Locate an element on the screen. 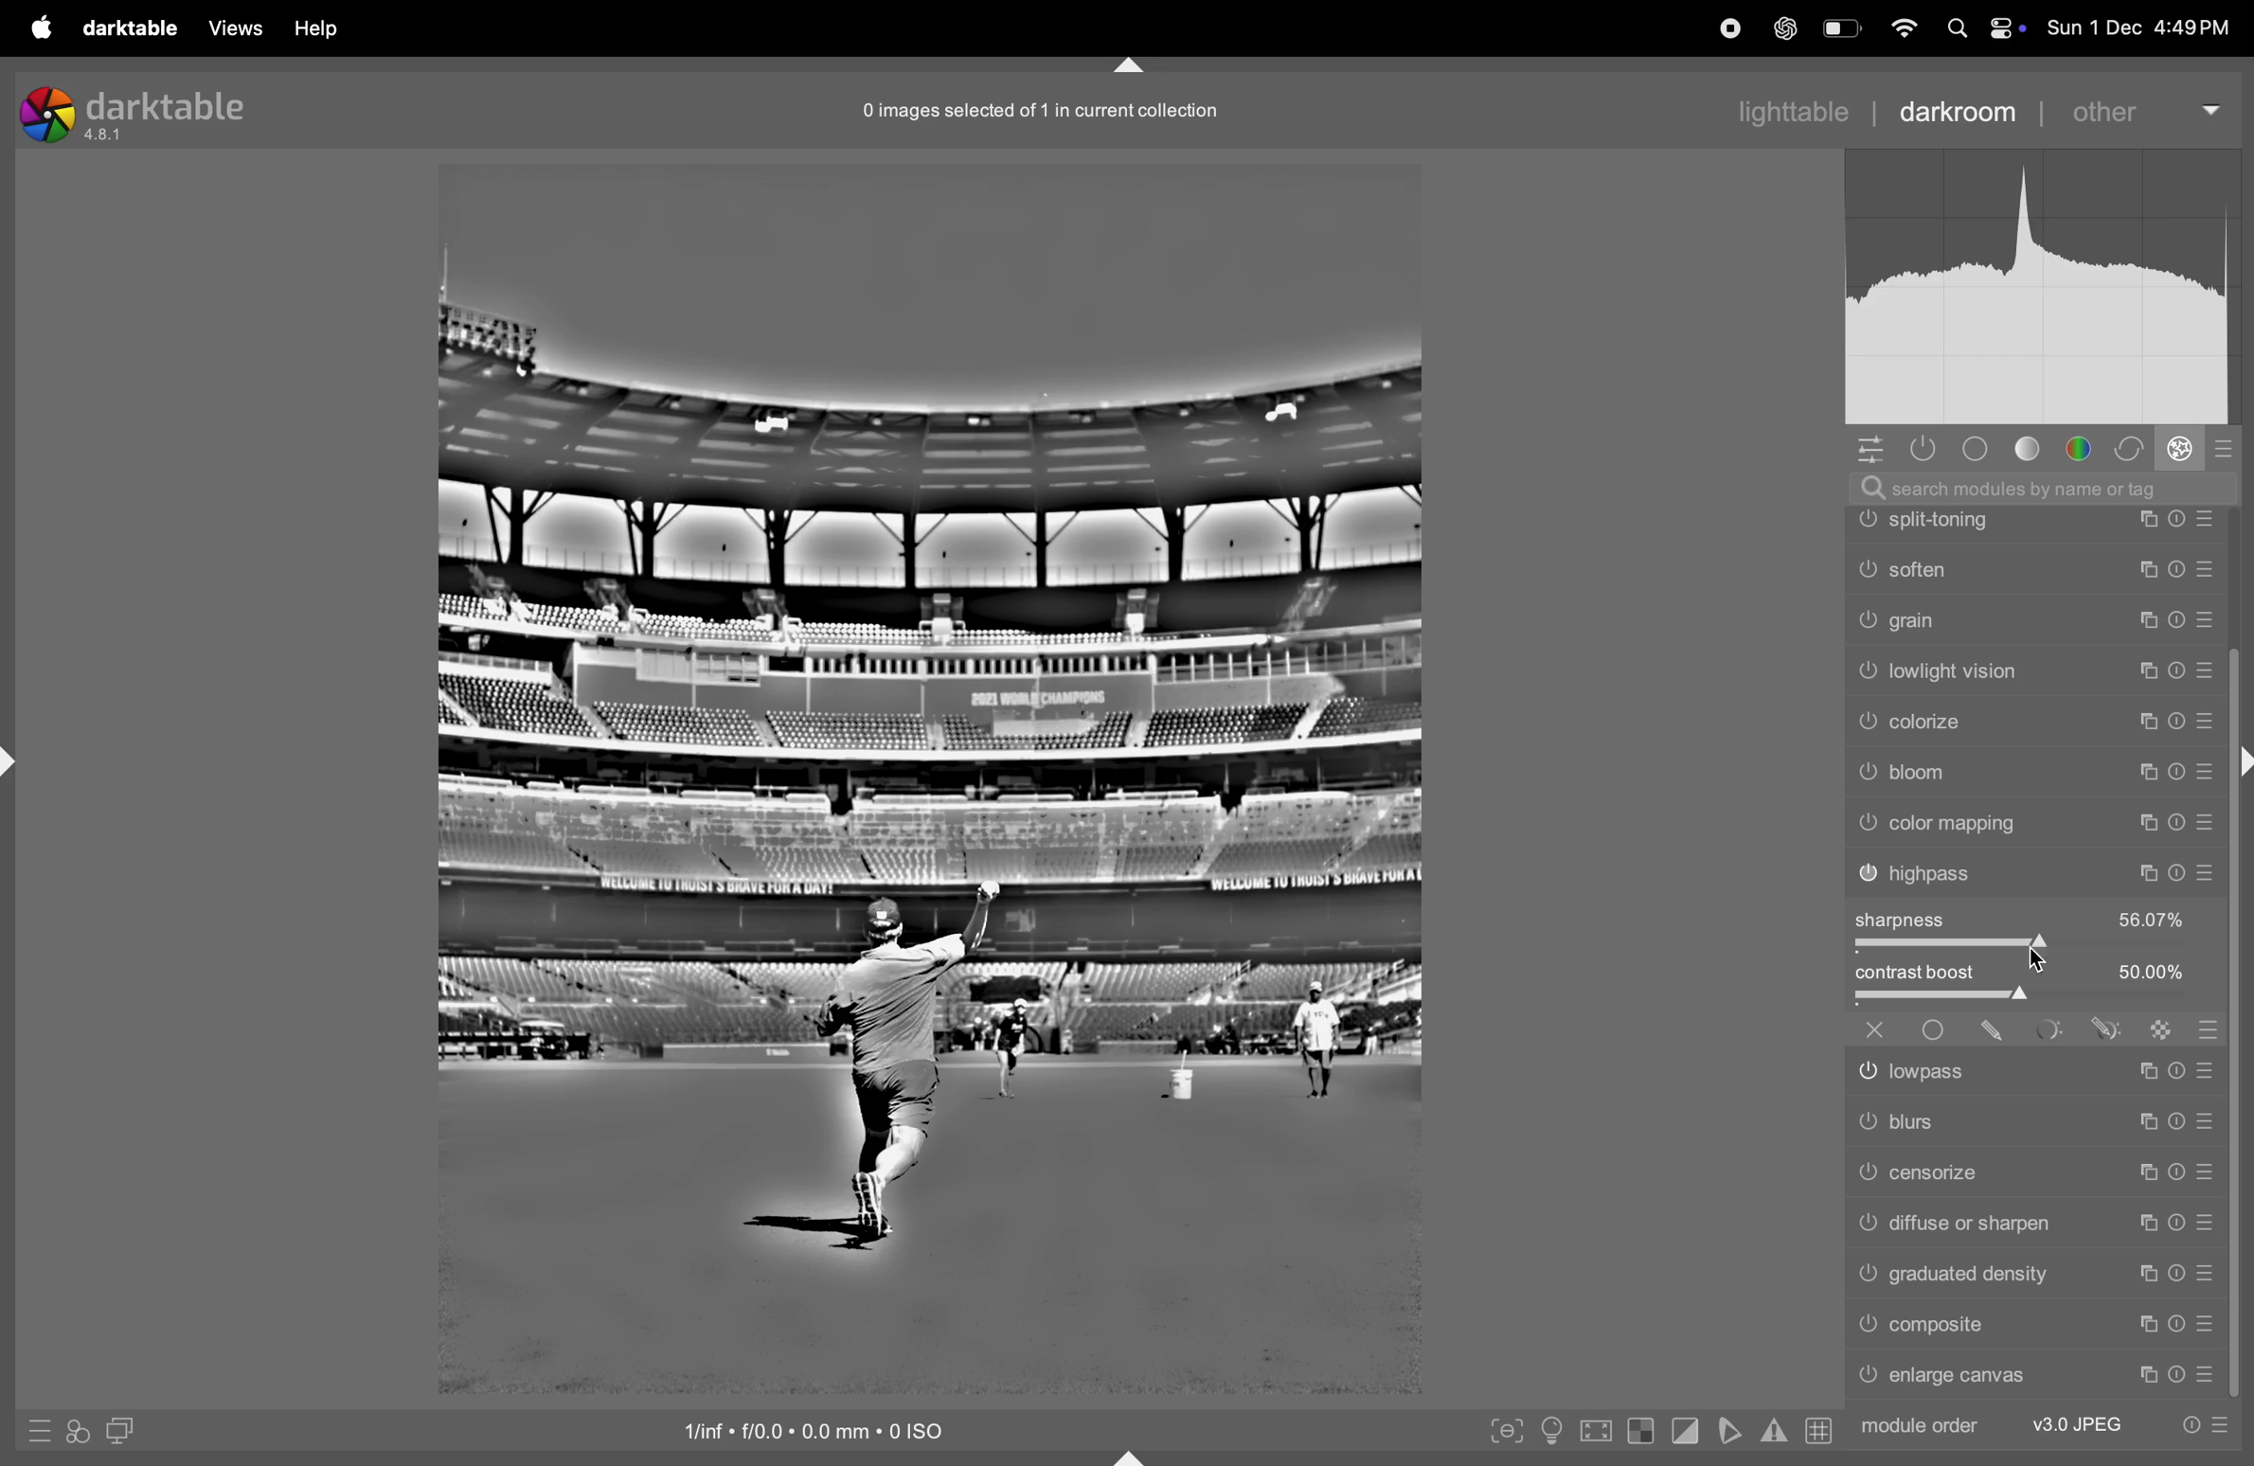 This screenshot has width=2254, height=1466. searchbar is located at coordinates (2054, 487).